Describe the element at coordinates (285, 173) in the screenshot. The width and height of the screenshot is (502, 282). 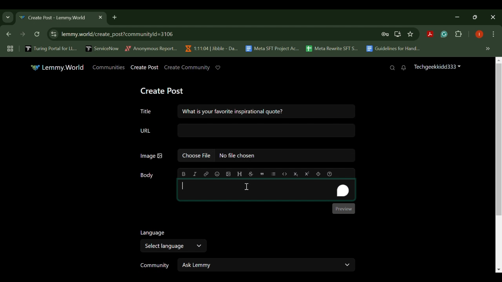
I see `code ` at that location.